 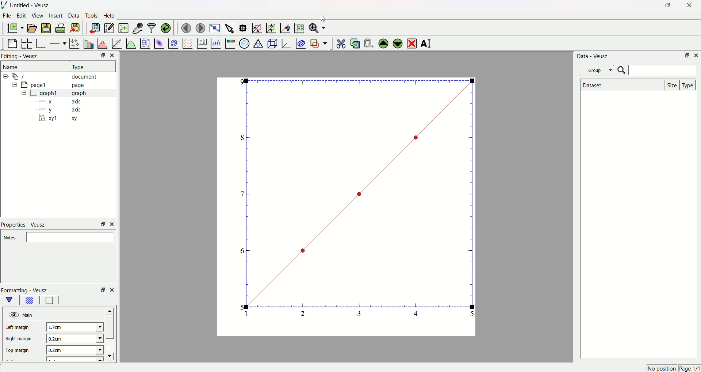 What do you see at coordinates (10, 238) in the screenshot?
I see `Notes.` at bounding box center [10, 238].